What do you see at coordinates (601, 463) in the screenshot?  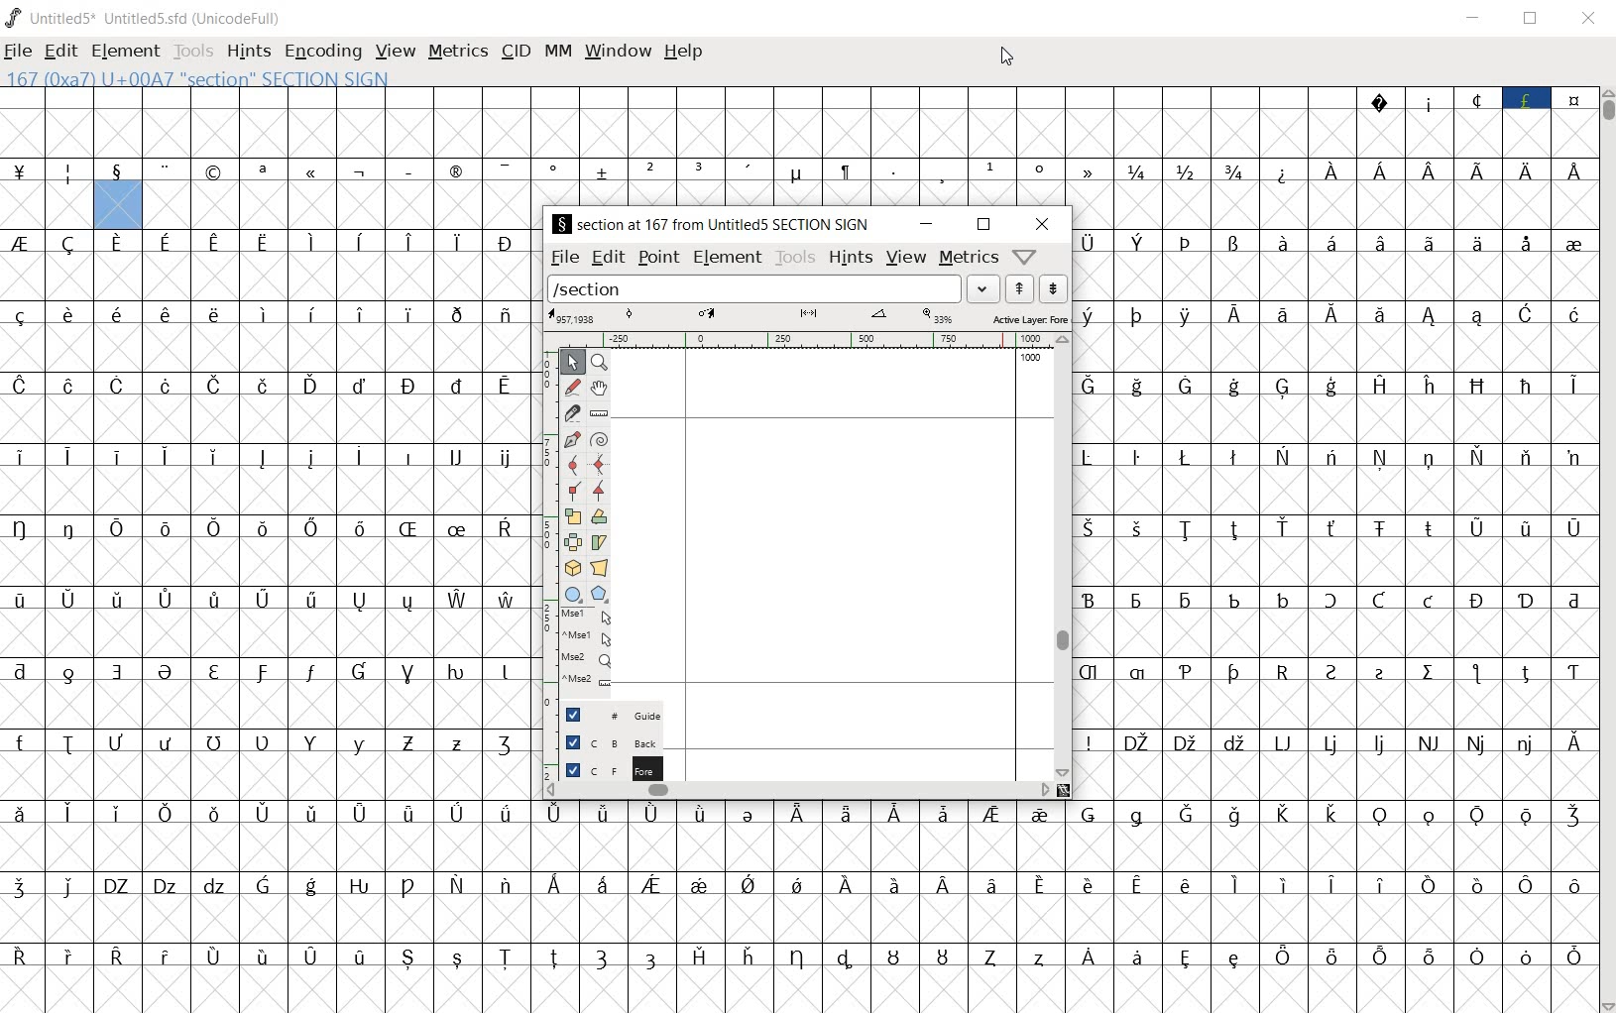 I see `add a curve point always either horizontal or vertical` at bounding box center [601, 463].